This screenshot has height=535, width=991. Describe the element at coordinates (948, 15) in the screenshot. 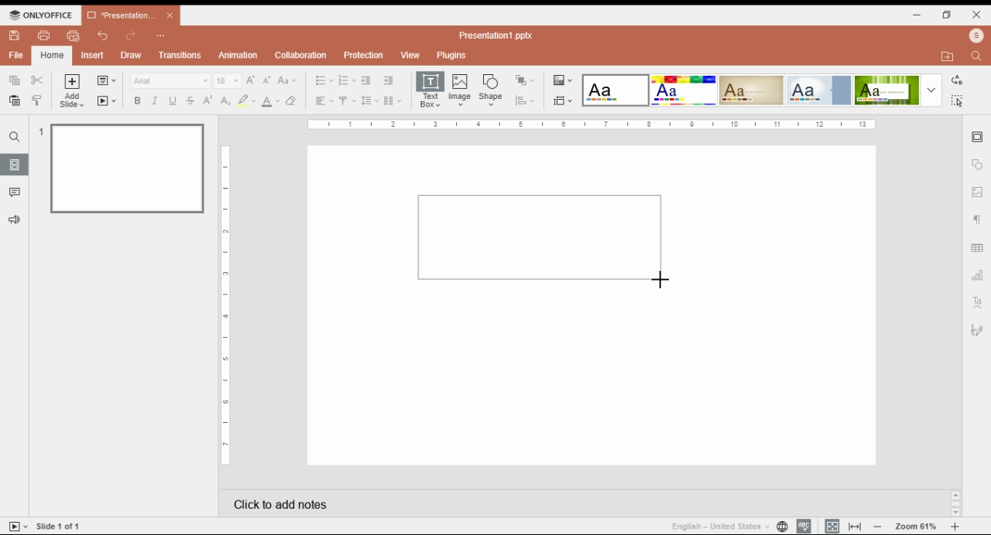

I see `restore` at that location.